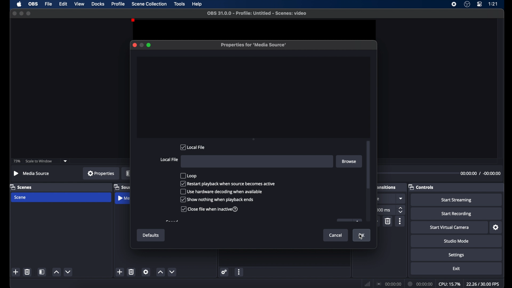  What do you see at coordinates (193, 147) in the screenshot?
I see `local file` at bounding box center [193, 147].